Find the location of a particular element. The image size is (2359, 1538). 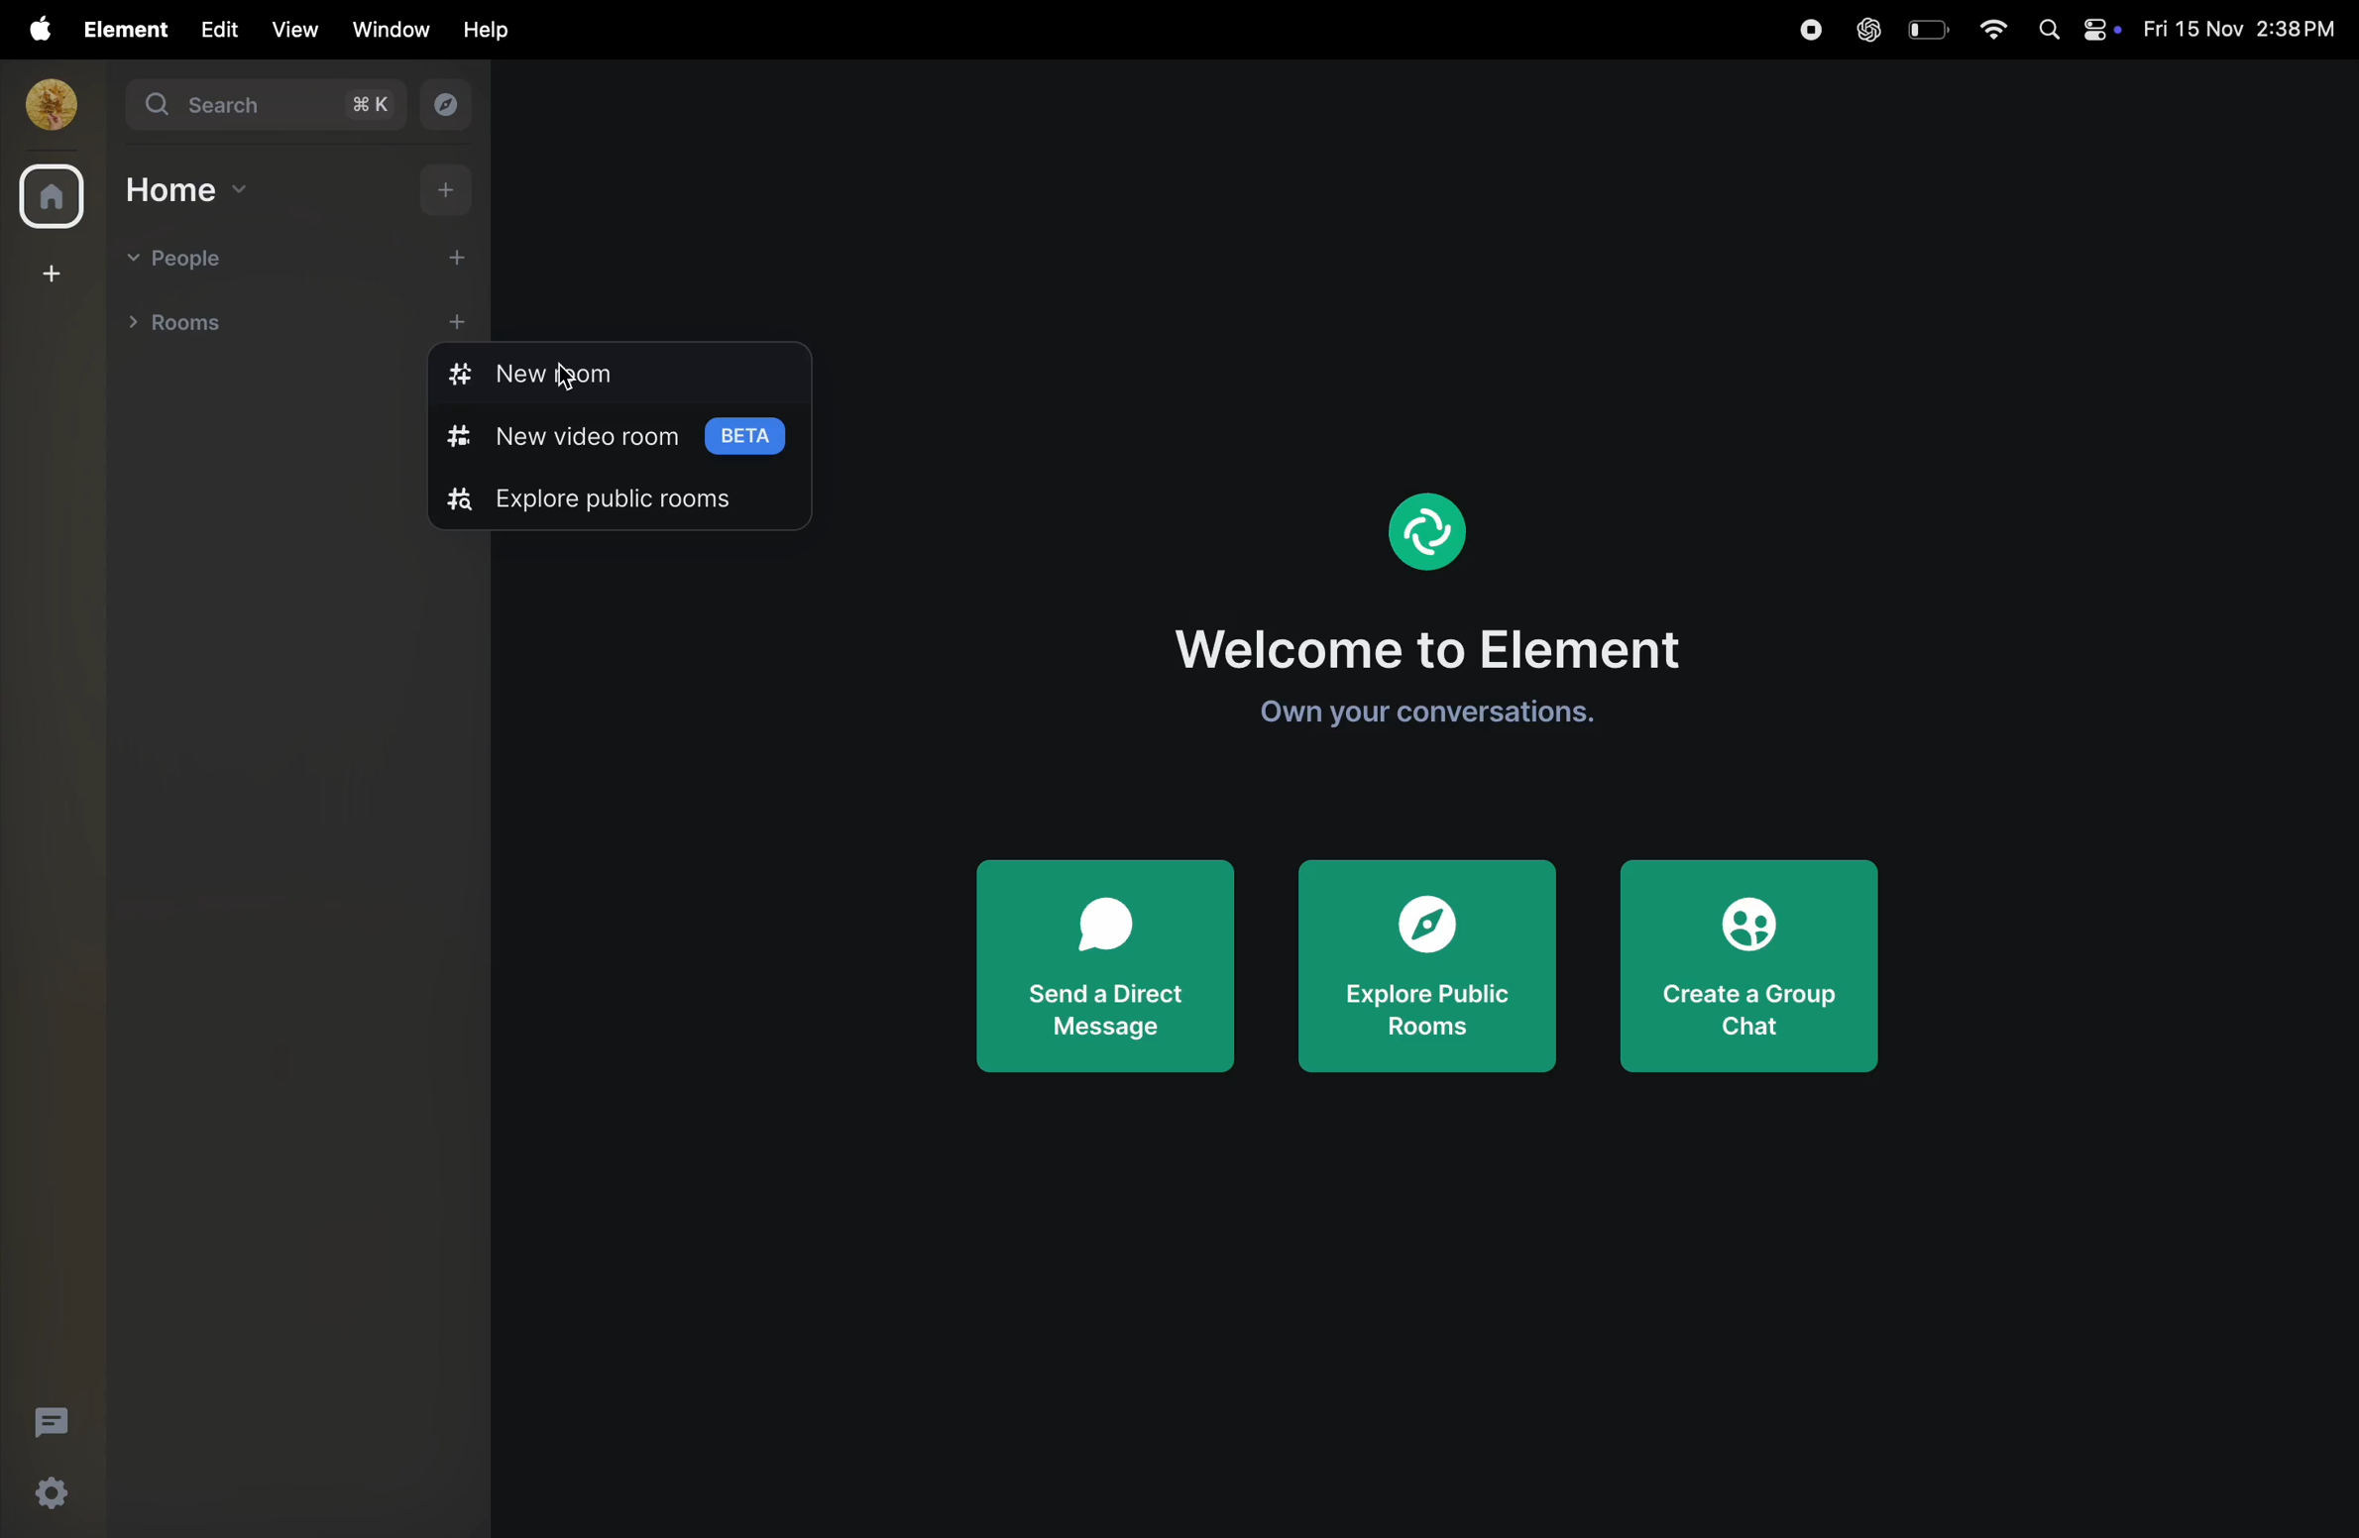

element menu is located at coordinates (120, 28).